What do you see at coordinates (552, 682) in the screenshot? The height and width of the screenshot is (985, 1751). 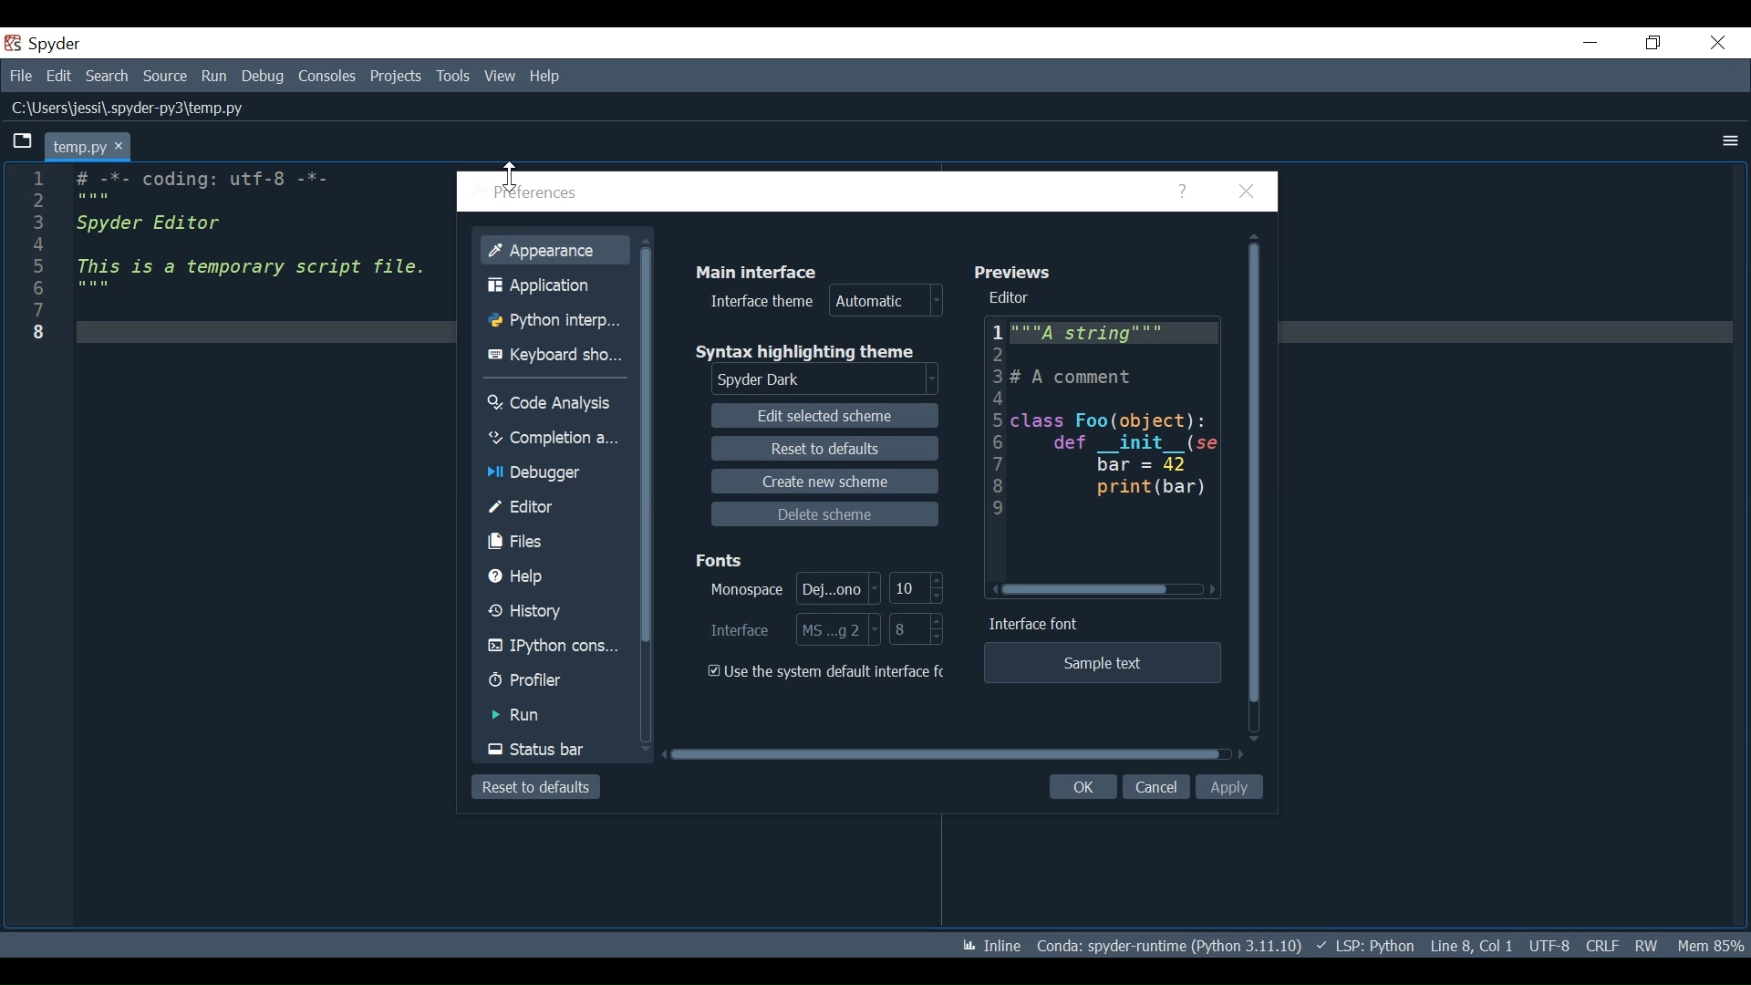 I see `Profiler` at bounding box center [552, 682].